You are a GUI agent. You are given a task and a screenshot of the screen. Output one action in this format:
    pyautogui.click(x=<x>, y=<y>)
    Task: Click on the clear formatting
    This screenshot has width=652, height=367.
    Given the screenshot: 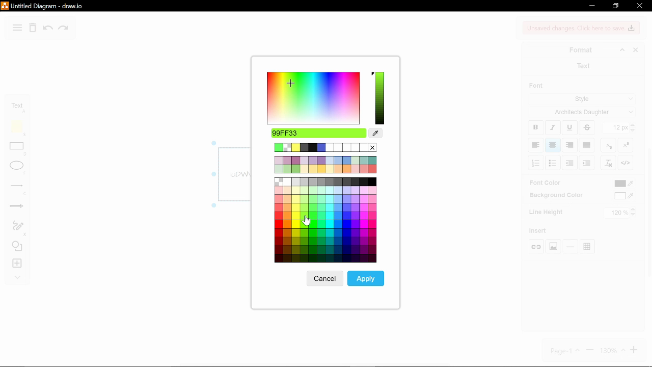 What is the action you would take?
    pyautogui.click(x=609, y=163)
    